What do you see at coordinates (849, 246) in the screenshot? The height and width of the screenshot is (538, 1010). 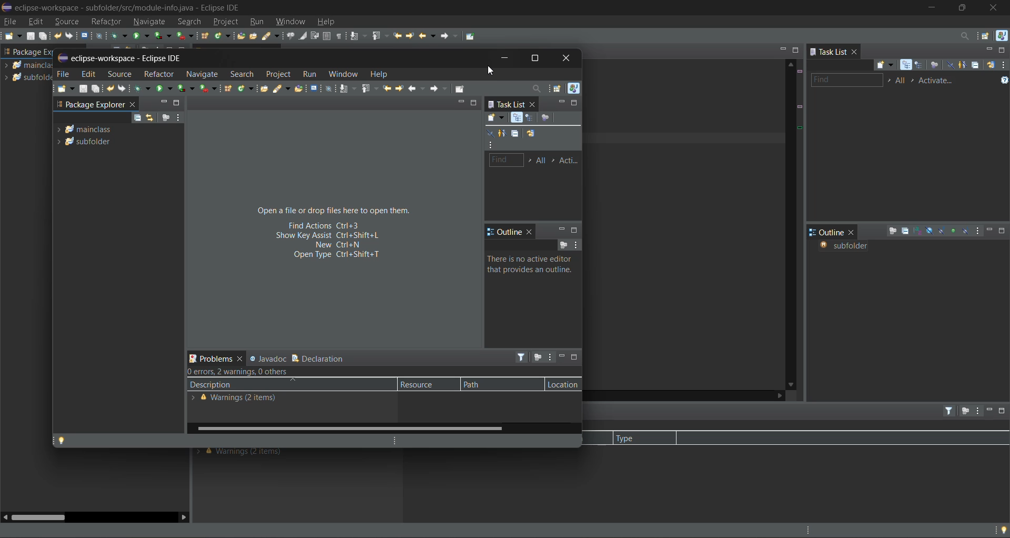 I see `subfolder` at bounding box center [849, 246].